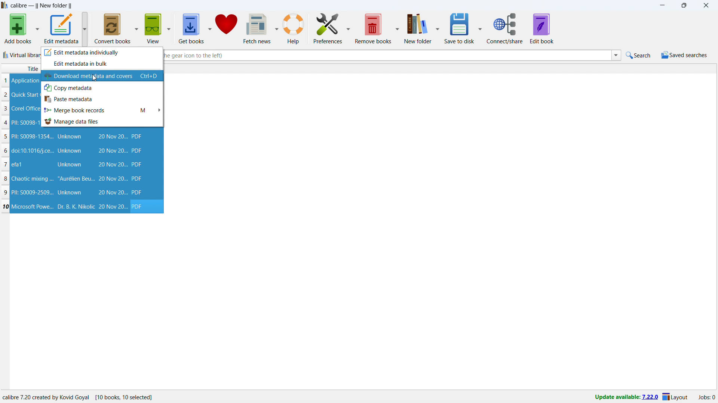 This screenshot has height=403, width=718. Describe the element at coordinates (5, 137) in the screenshot. I see `5` at that location.